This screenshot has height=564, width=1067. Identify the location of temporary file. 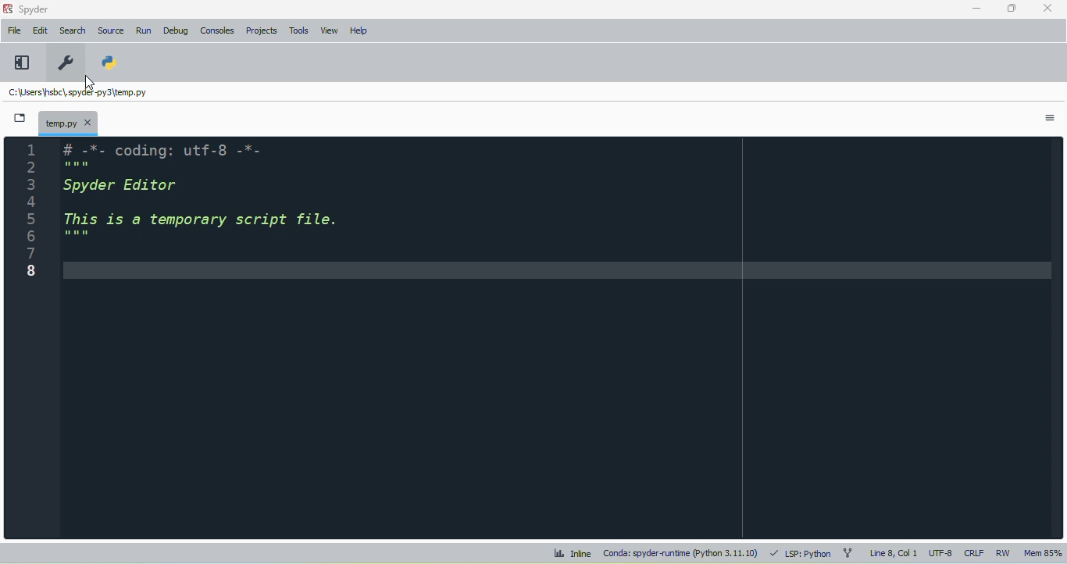
(79, 91).